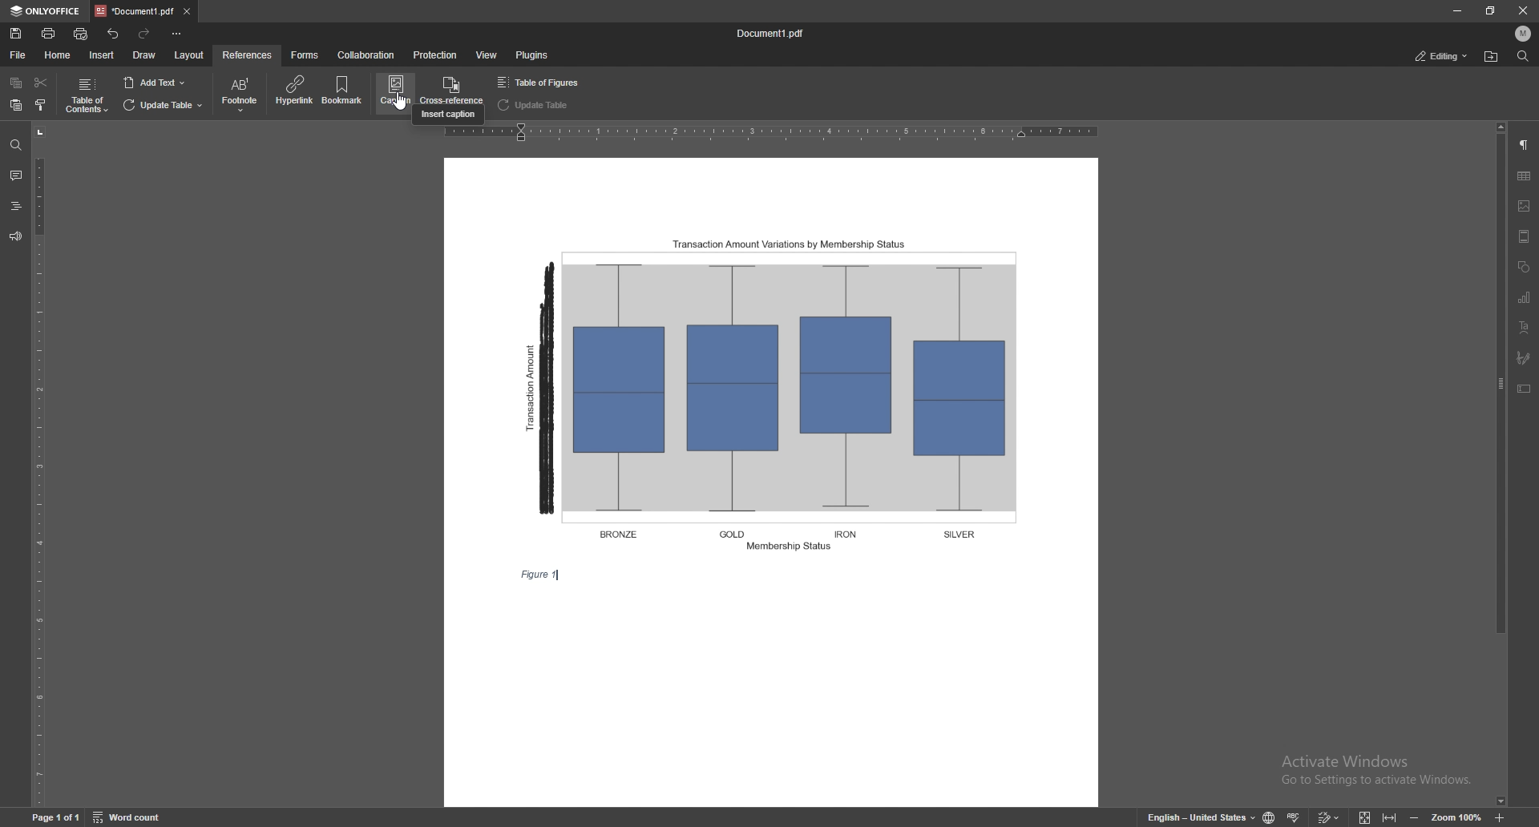 Image resolution: width=1539 pixels, height=827 pixels. Describe the element at coordinates (163, 106) in the screenshot. I see `update table` at that location.